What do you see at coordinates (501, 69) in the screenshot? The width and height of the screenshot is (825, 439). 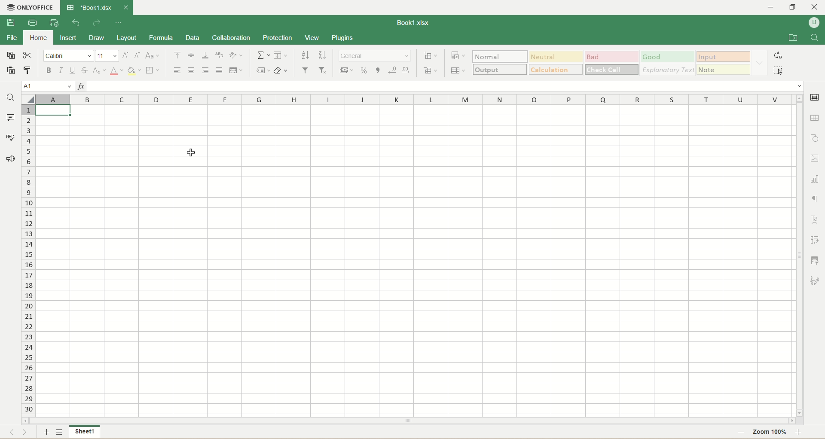 I see `output` at bounding box center [501, 69].